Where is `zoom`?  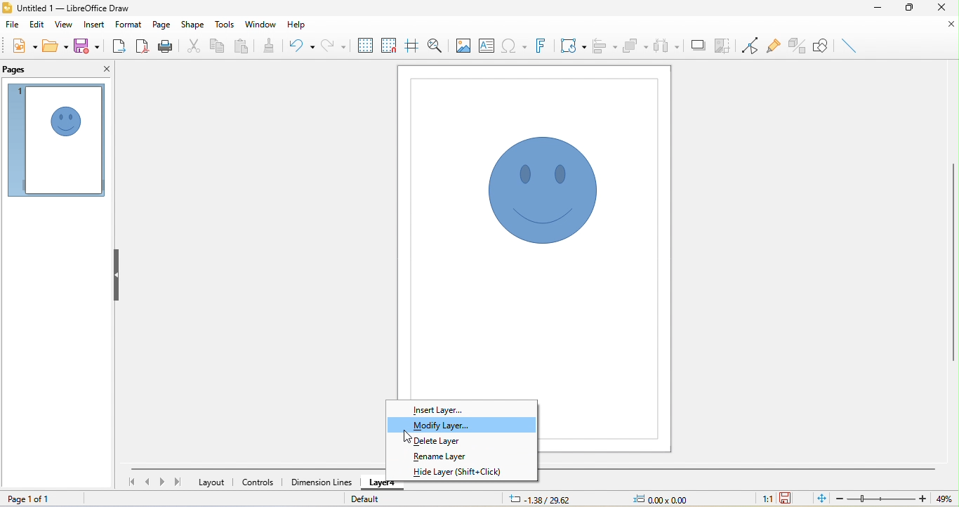 zoom is located at coordinates (880, 499).